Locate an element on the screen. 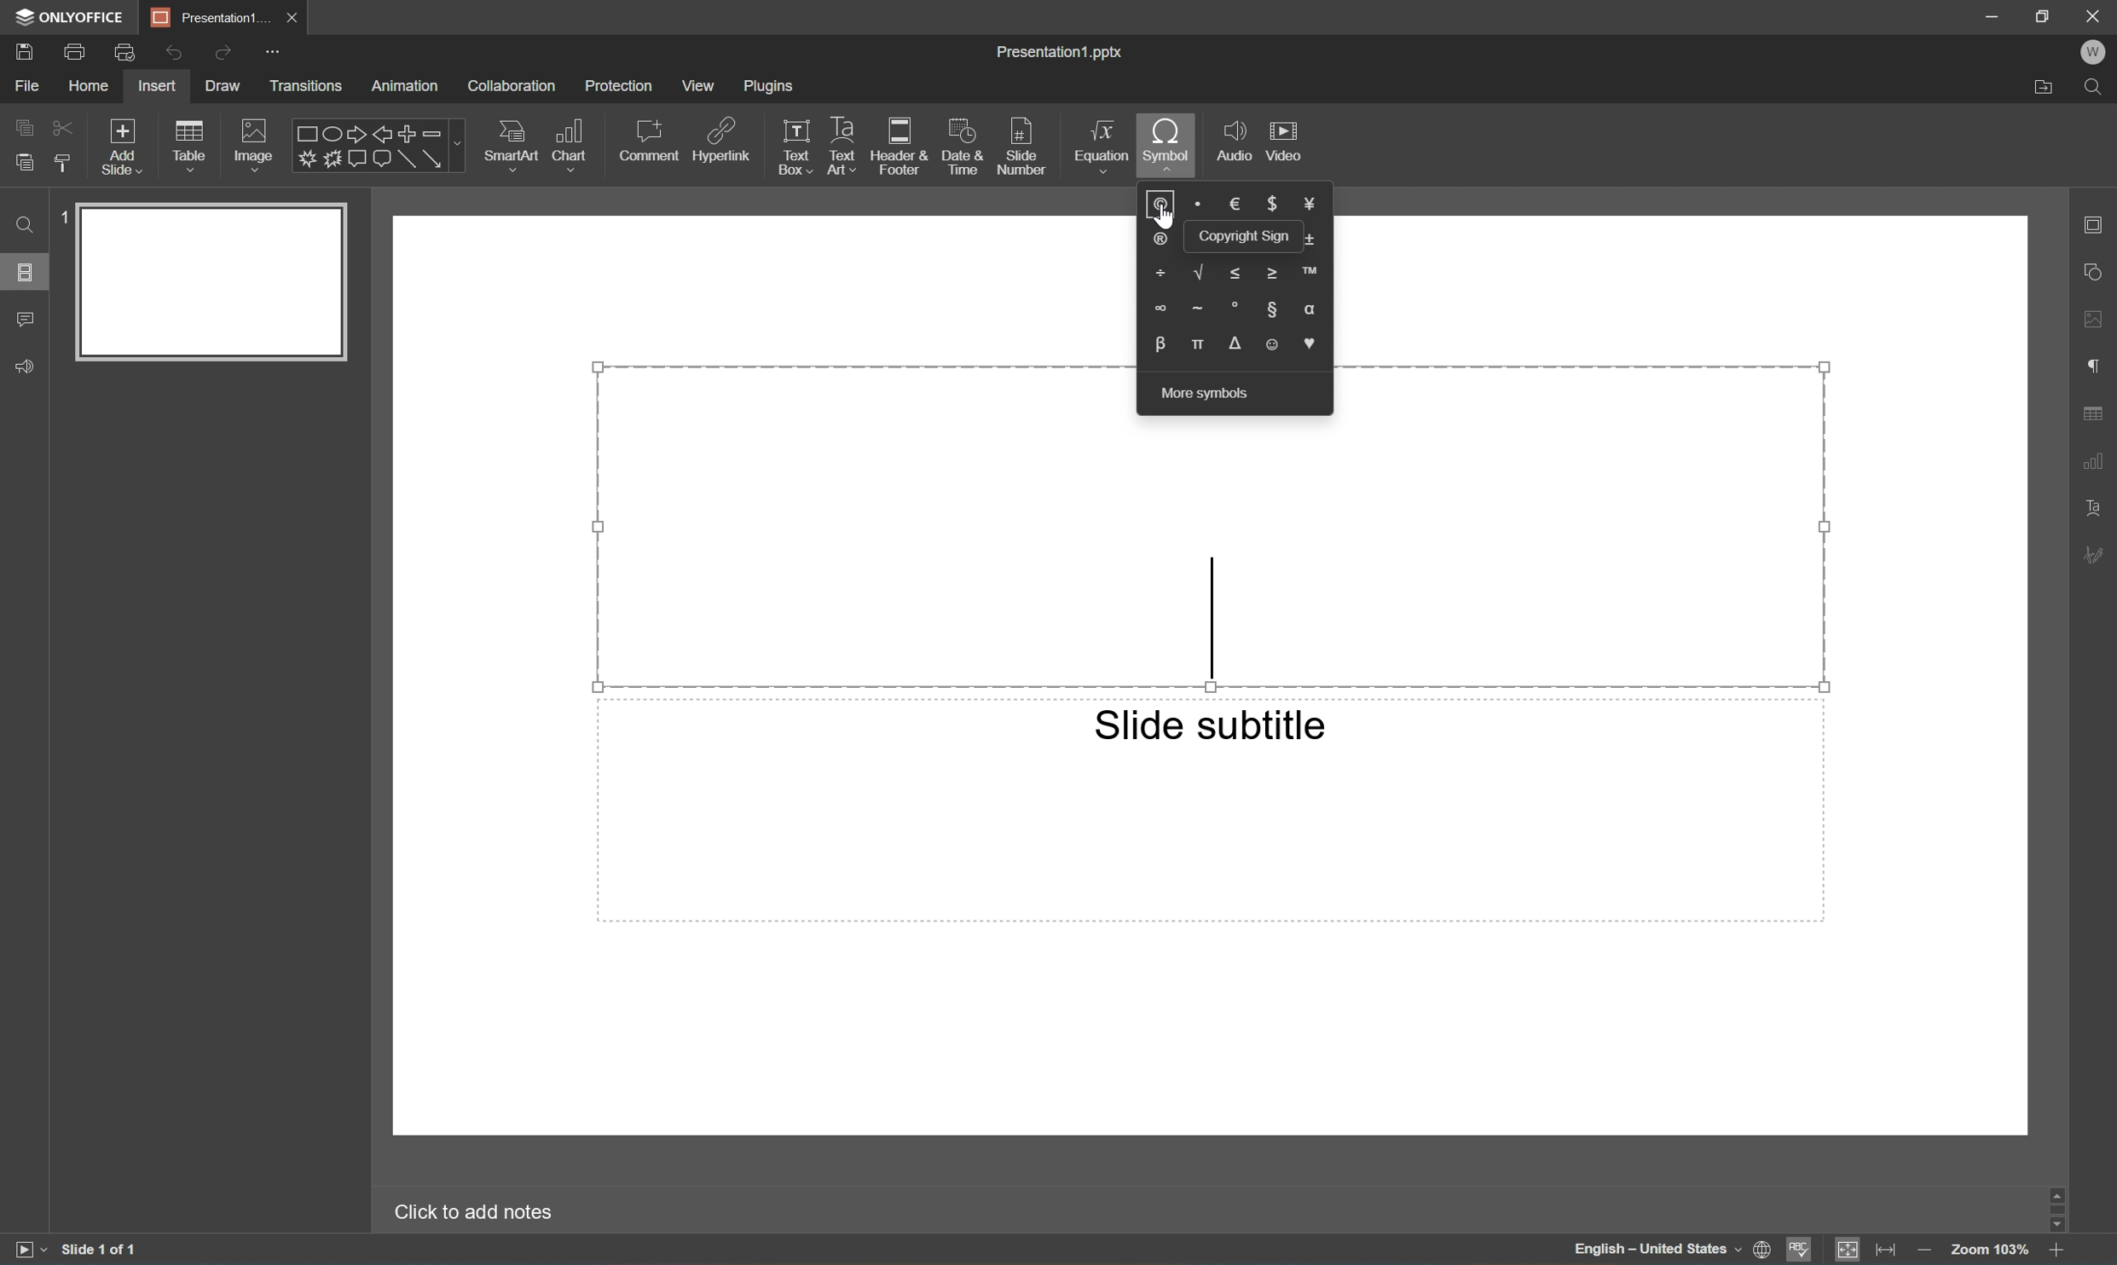 The image size is (2117, 1265). Typing cursor is located at coordinates (1216, 614).